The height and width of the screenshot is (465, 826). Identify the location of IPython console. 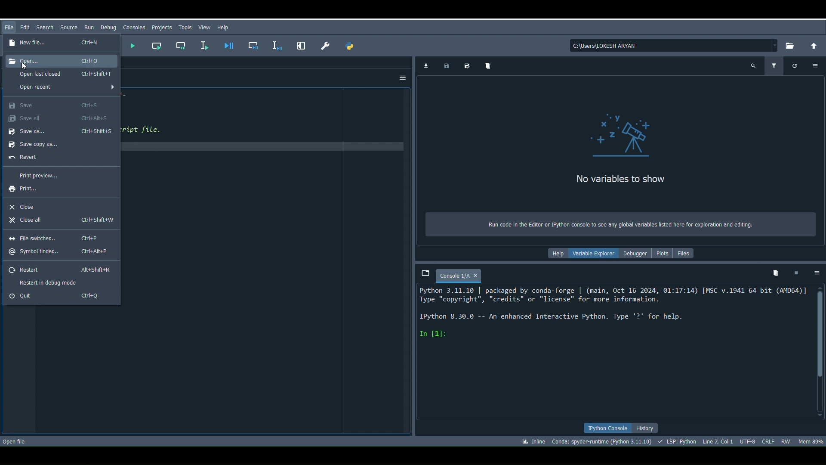
(604, 429).